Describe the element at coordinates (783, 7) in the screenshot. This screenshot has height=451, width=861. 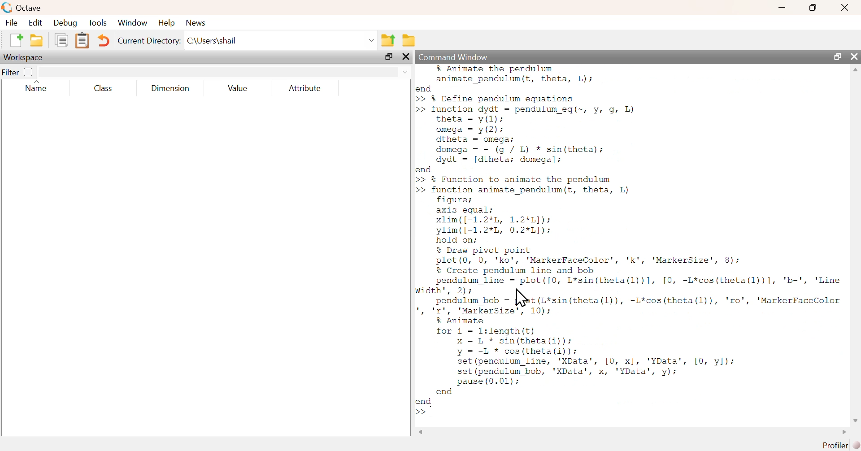
I see `Minimize` at that location.